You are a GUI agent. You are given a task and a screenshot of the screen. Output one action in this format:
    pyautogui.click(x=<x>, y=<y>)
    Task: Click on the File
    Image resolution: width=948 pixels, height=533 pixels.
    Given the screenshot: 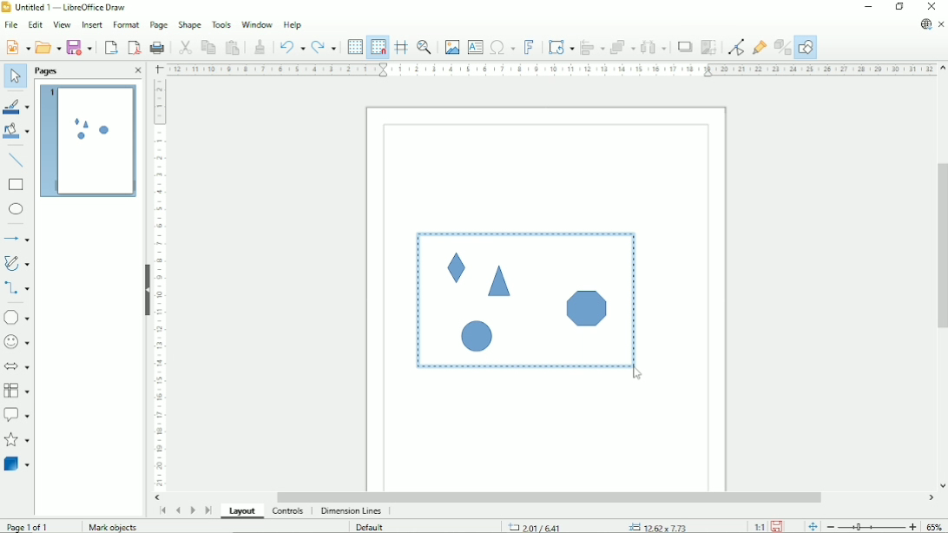 What is the action you would take?
    pyautogui.click(x=10, y=24)
    